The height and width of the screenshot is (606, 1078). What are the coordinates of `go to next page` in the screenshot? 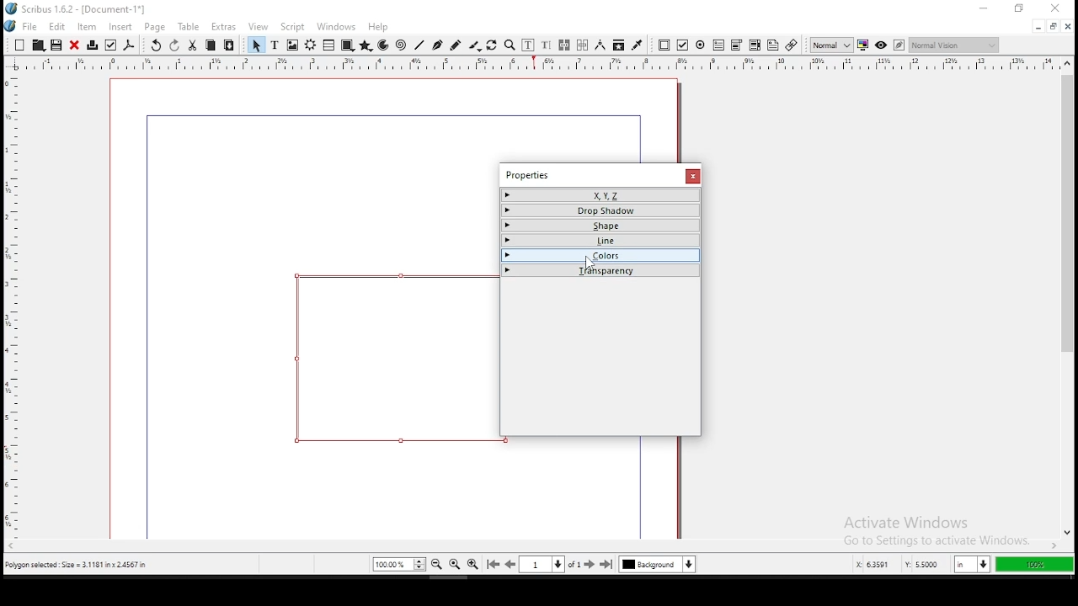 It's located at (590, 565).